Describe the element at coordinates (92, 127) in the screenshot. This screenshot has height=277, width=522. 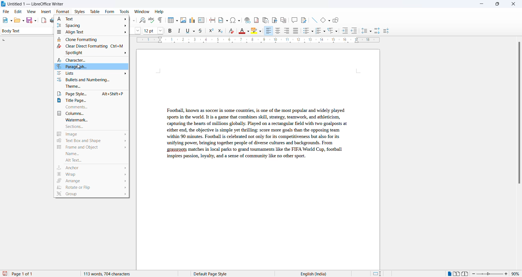
I see `sections` at that location.